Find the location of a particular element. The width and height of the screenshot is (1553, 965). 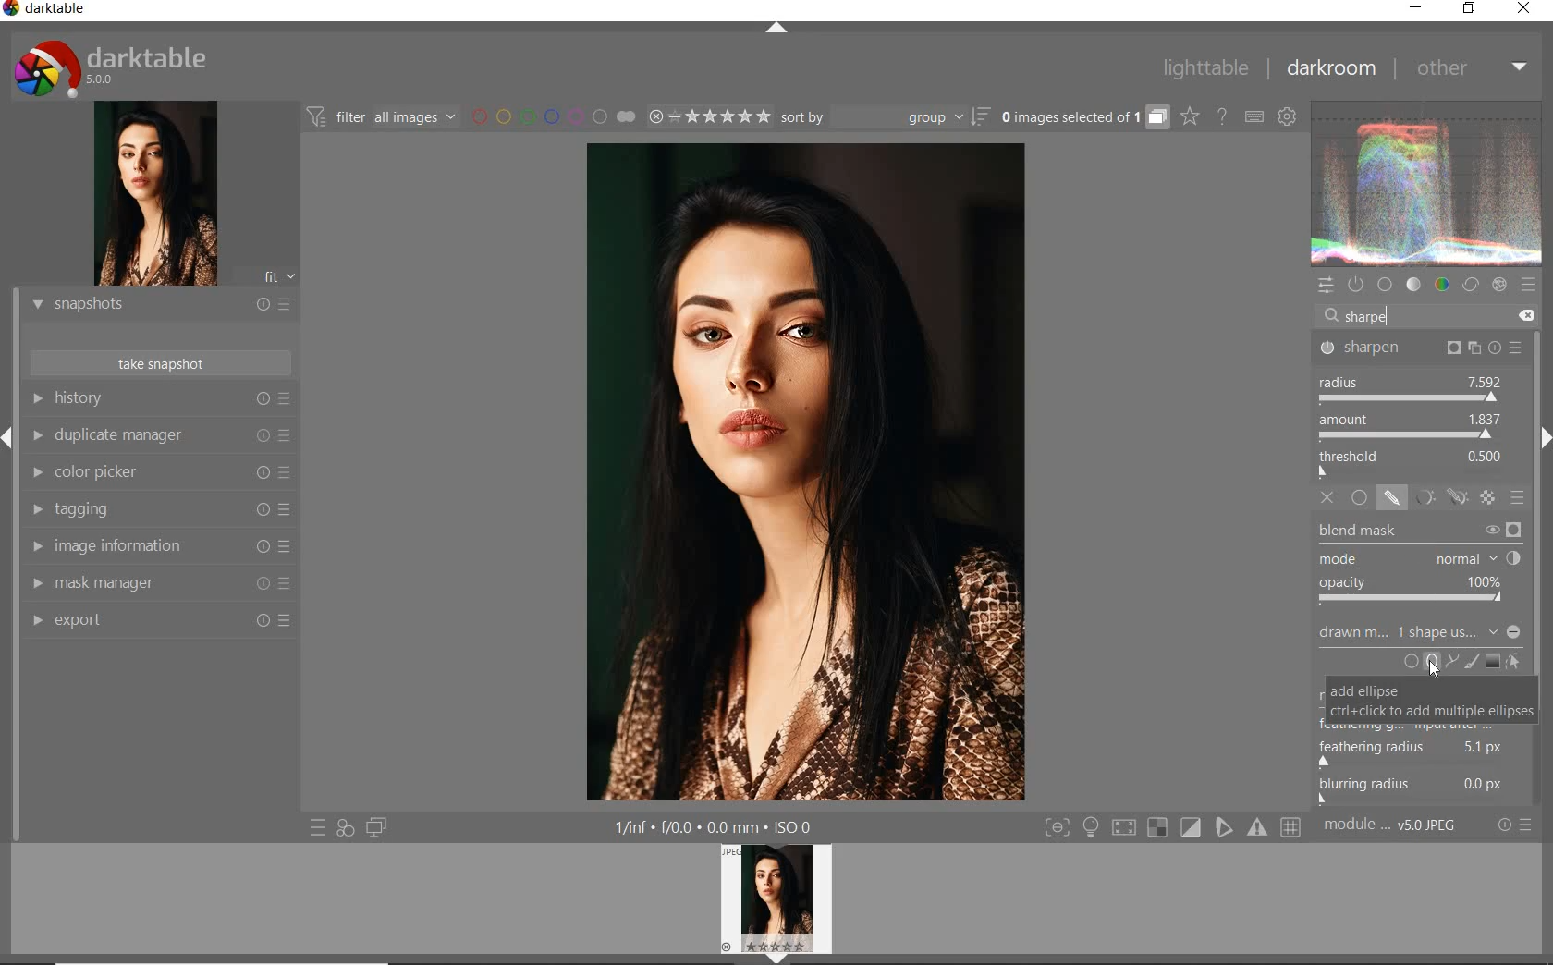

DARKROOM is located at coordinates (1331, 69).